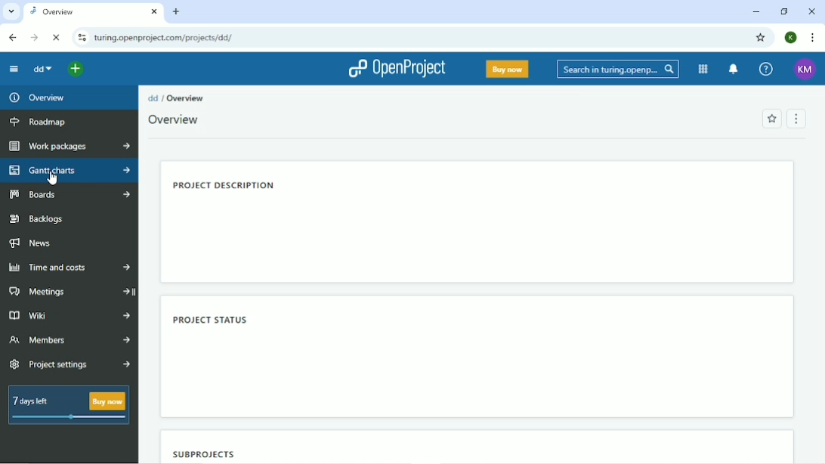  What do you see at coordinates (14, 38) in the screenshot?
I see `Back` at bounding box center [14, 38].